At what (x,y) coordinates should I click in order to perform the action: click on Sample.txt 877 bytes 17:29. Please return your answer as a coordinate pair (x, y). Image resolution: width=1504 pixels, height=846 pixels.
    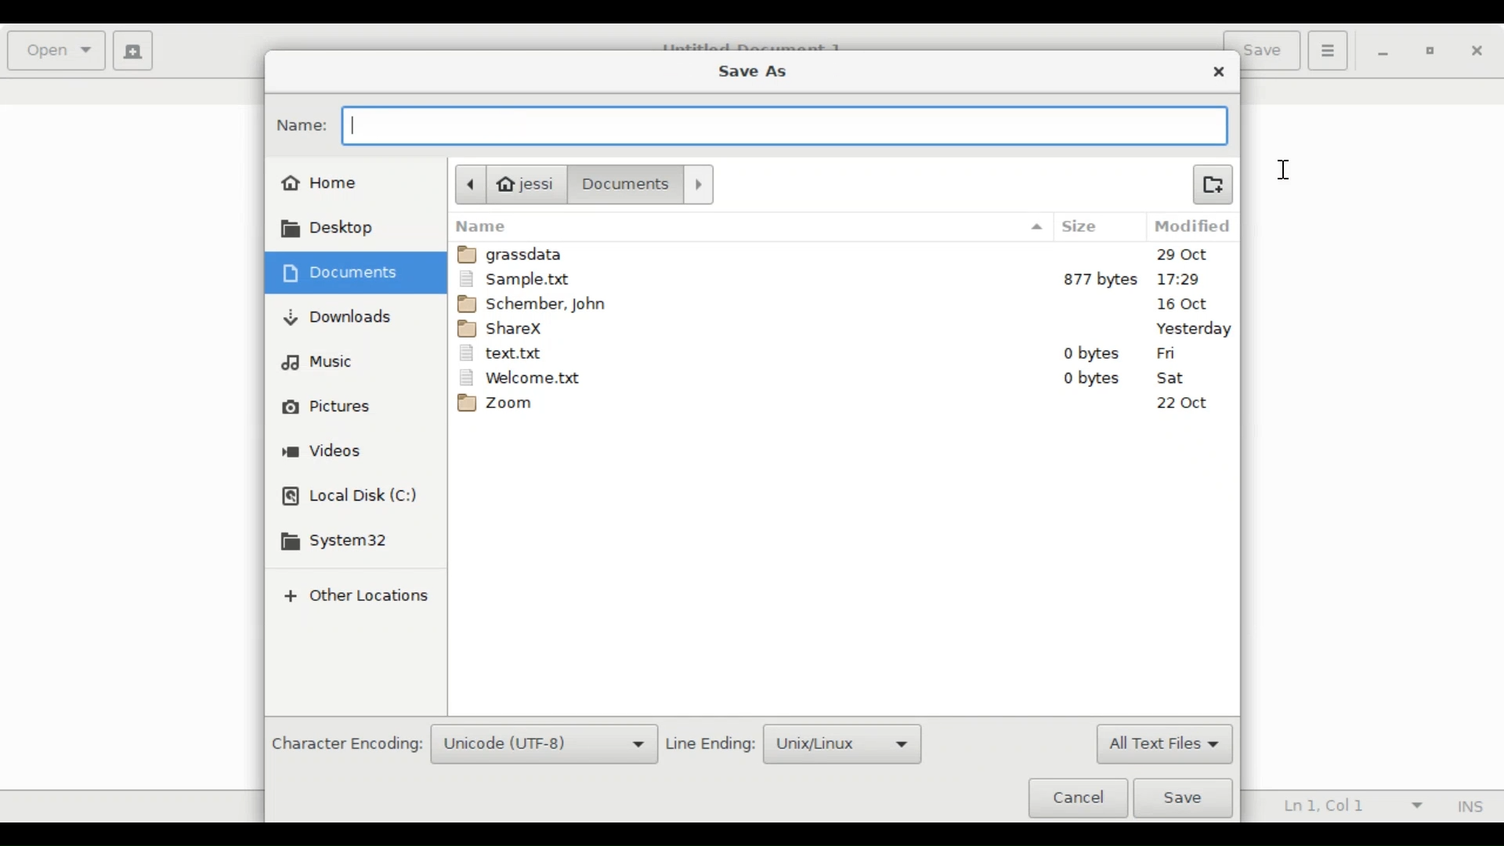
    Looking at the image, I should click on (843, 279).